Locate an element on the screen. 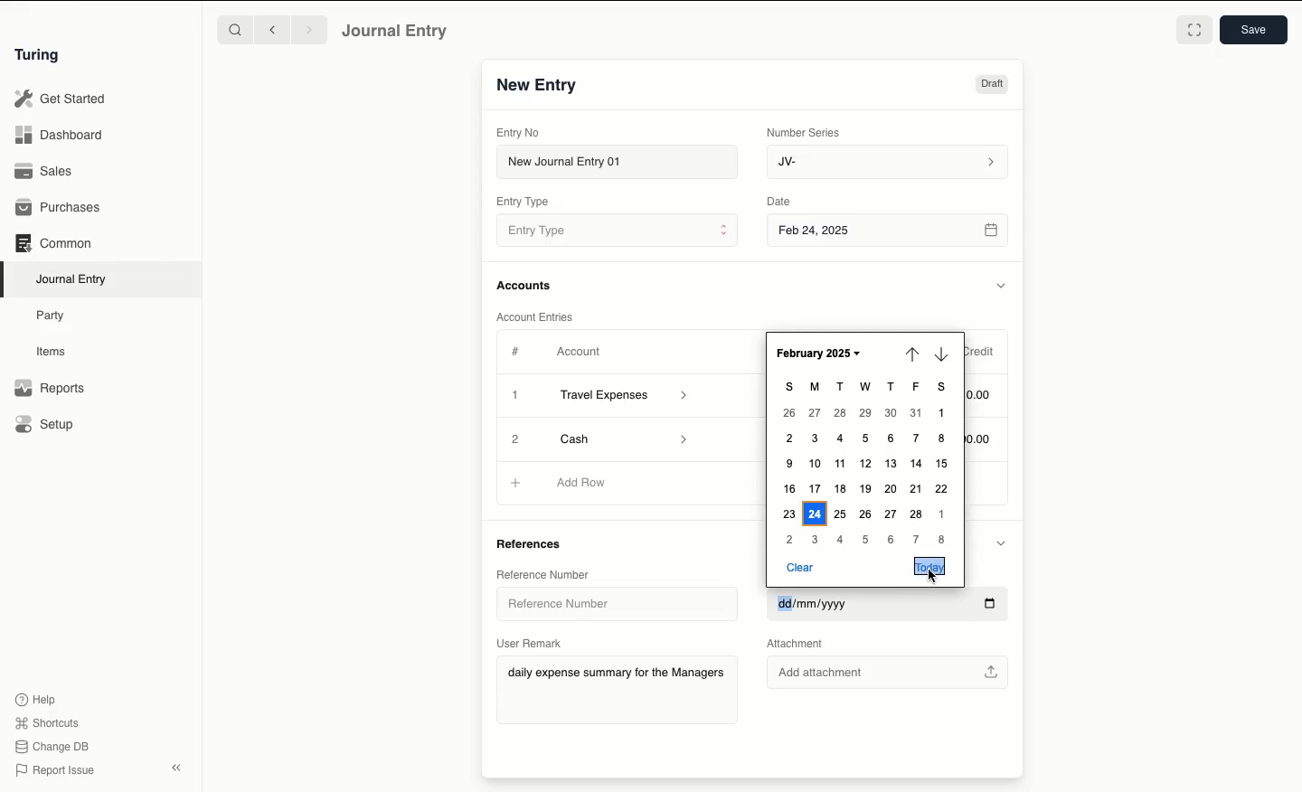 The width and height of the screenshot is (1302, 792). Sales is located at coordinates (46, 171).